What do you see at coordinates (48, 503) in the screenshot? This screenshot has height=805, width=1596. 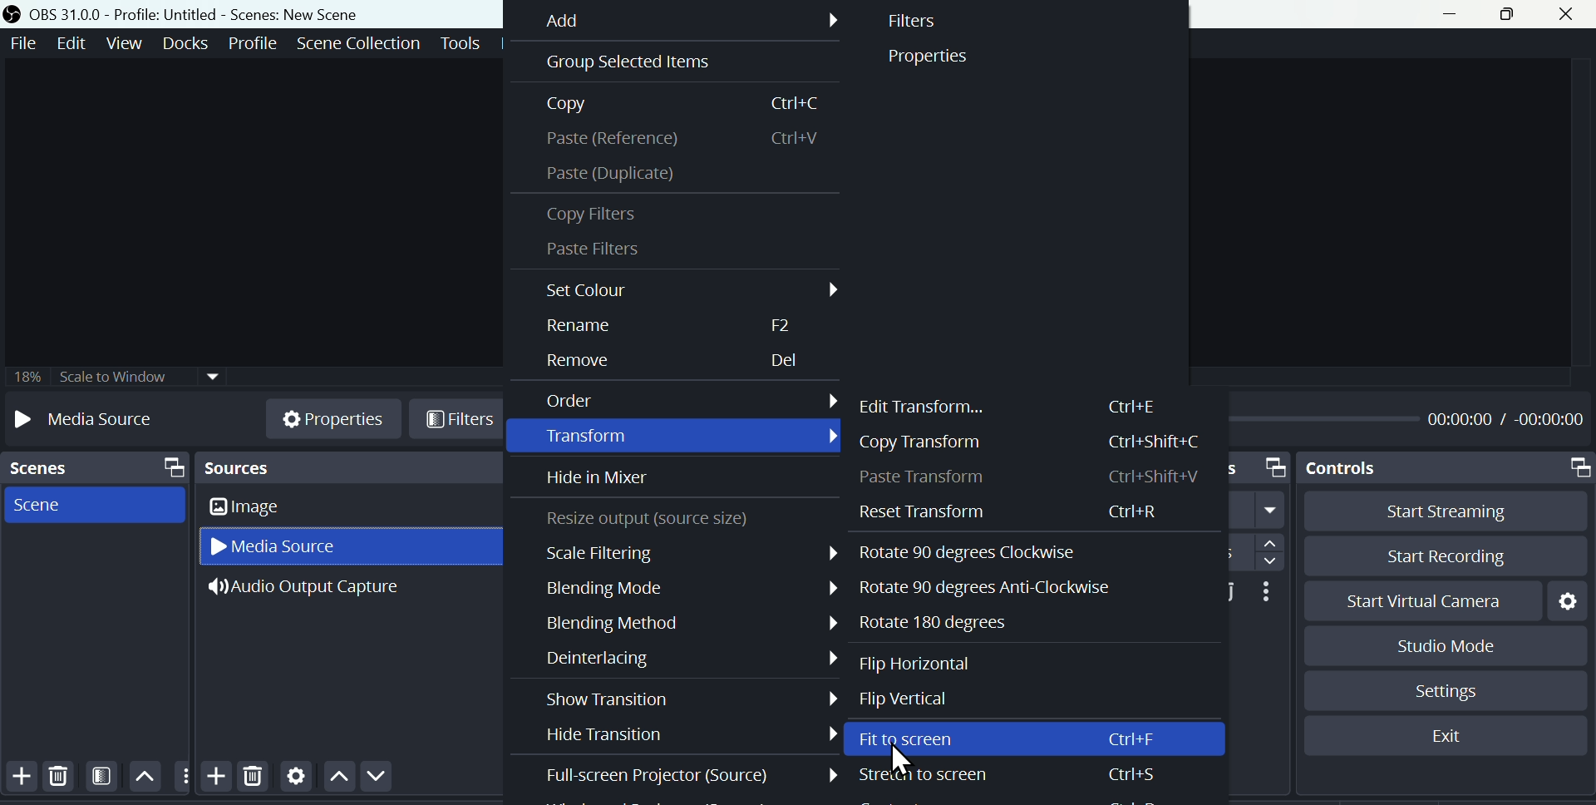 I see `scene` at bounding box center [48, 503].